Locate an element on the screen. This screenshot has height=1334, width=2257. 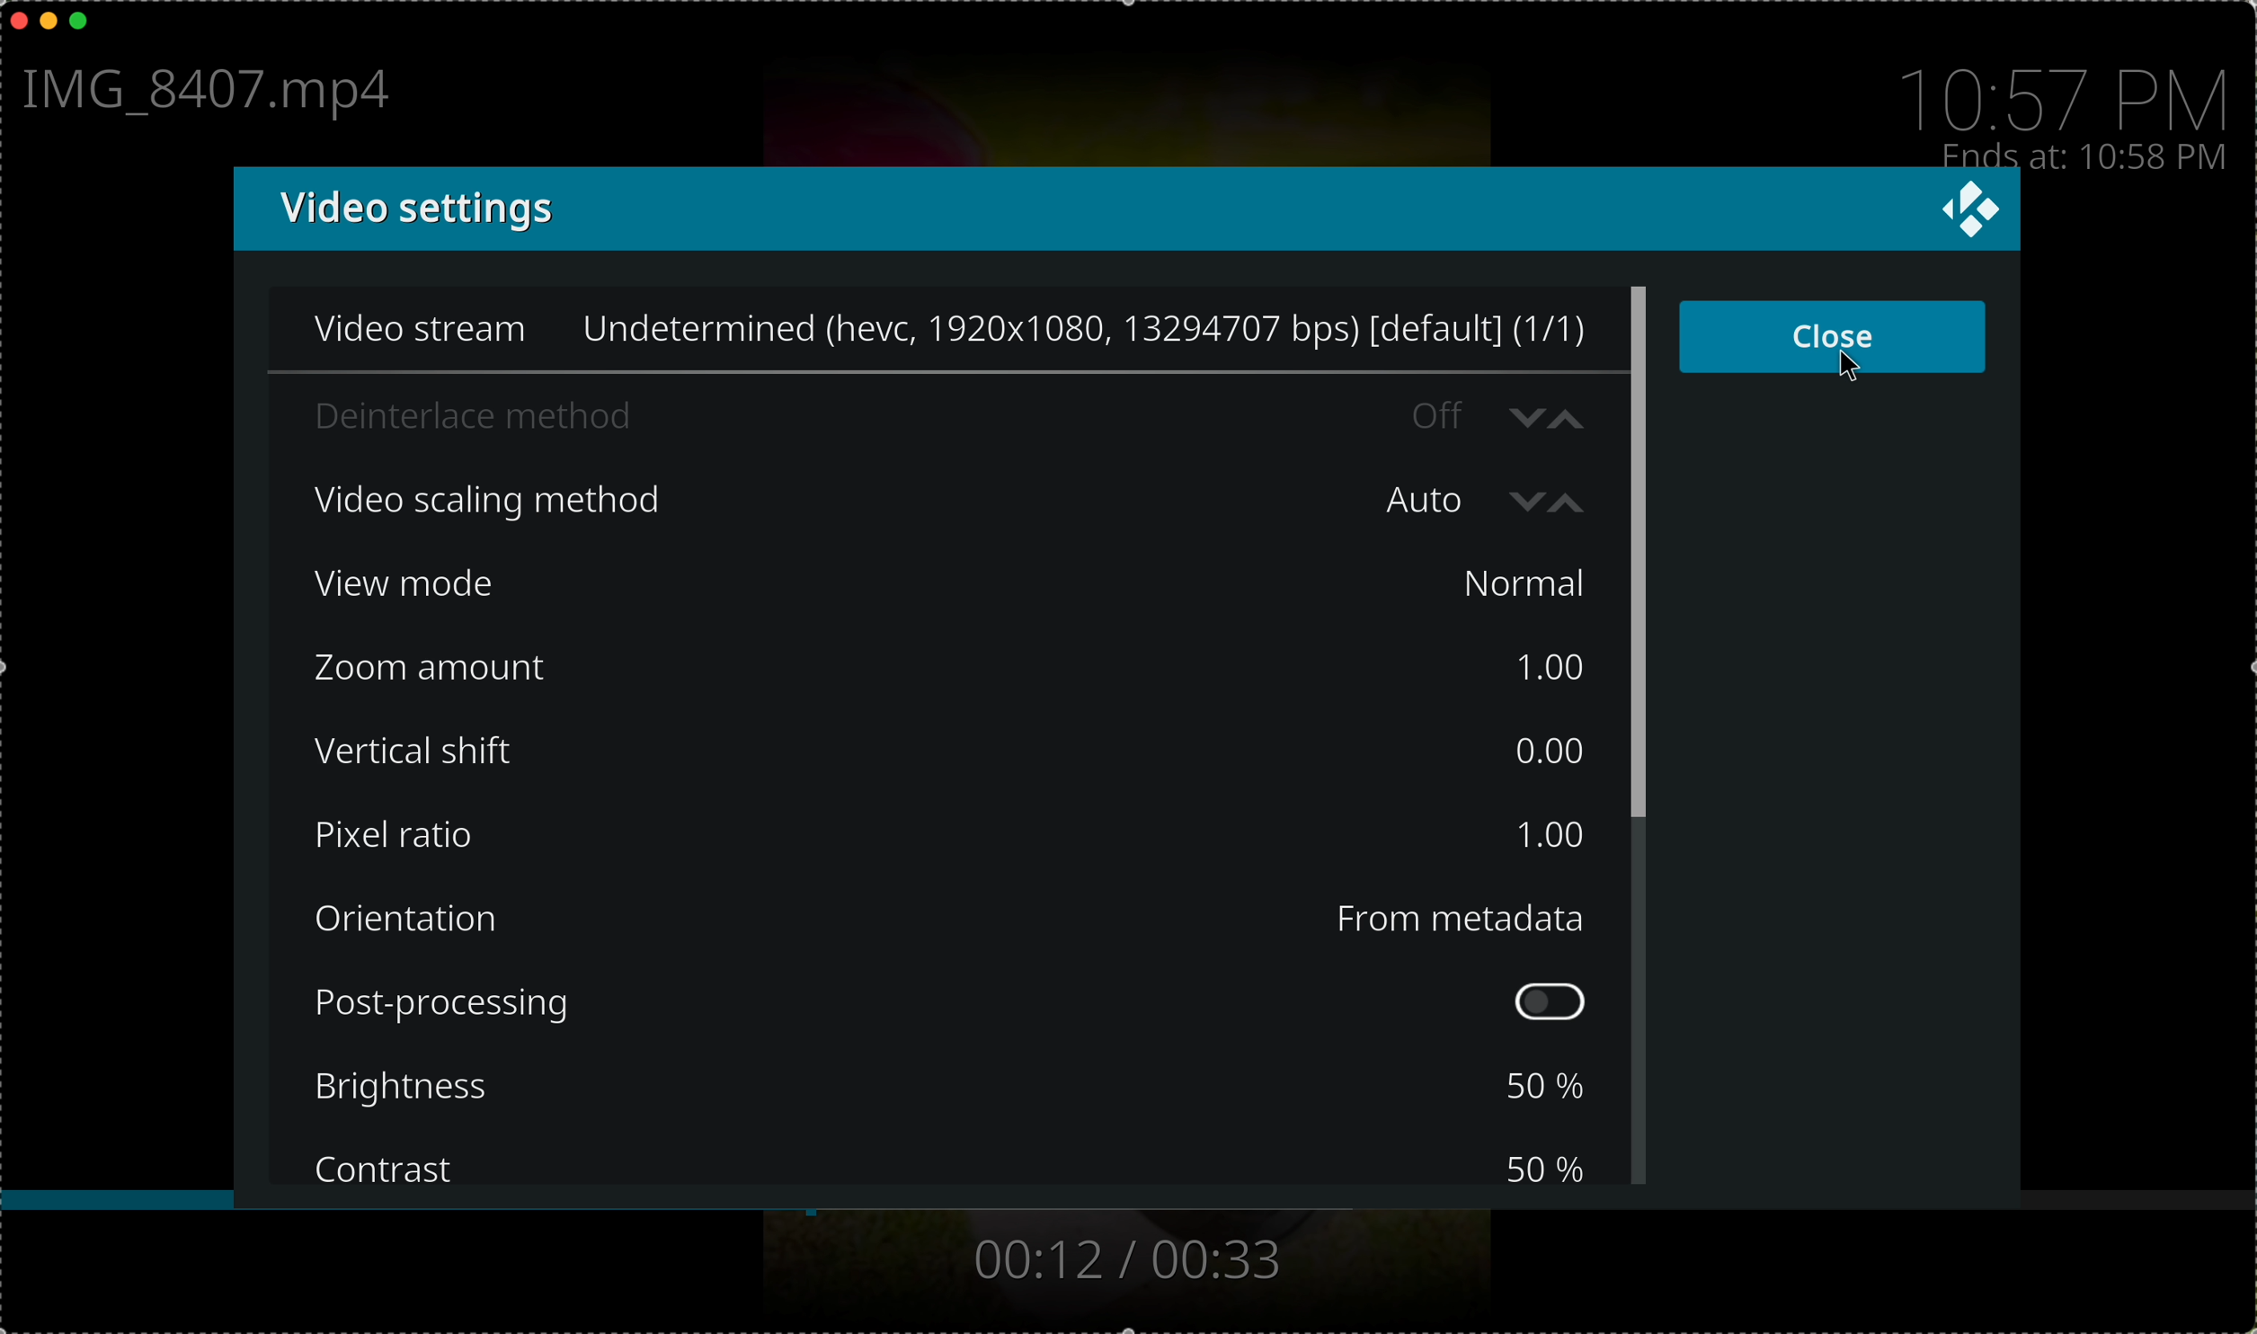
minimize is located at coordinates (49, 25).